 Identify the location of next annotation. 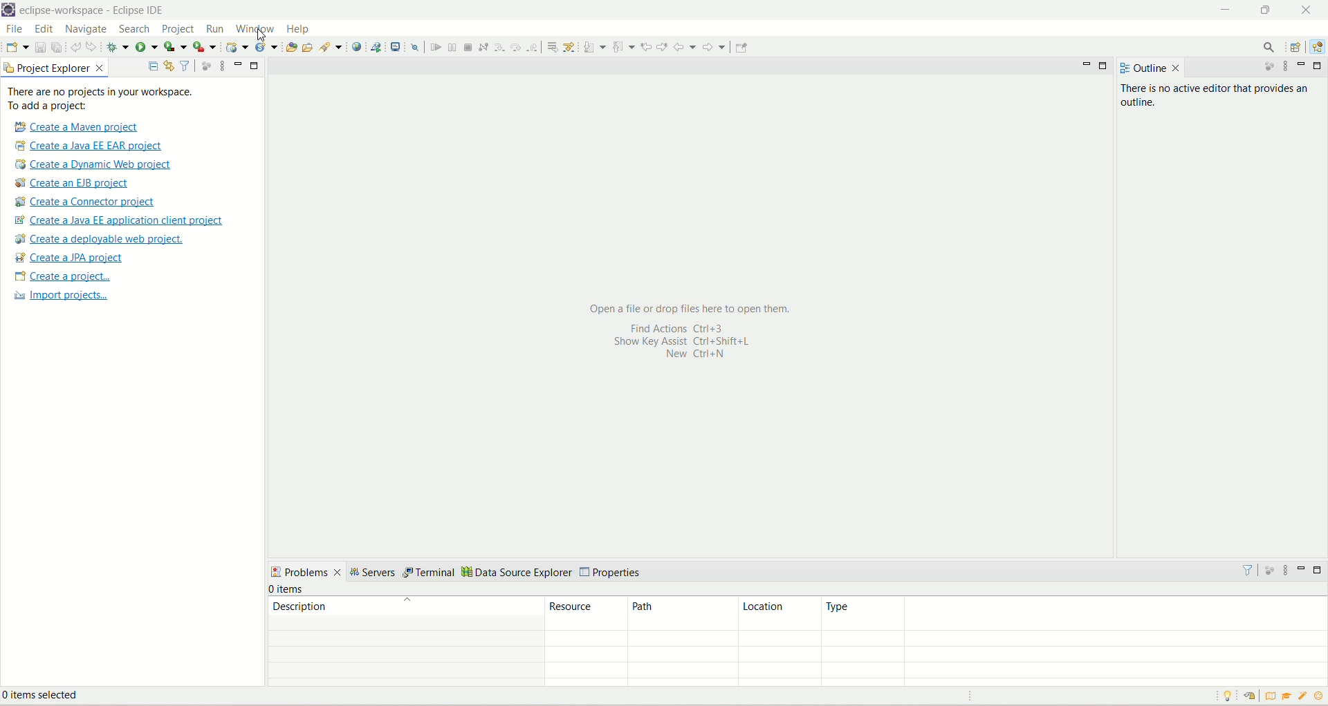
(594, 47).